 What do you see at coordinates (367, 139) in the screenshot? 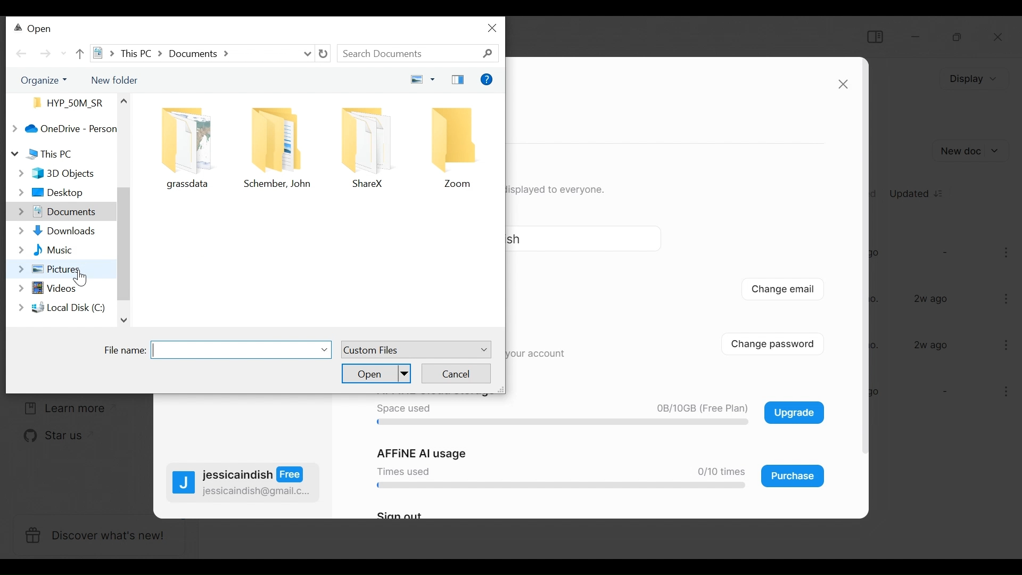
I see `icon` at bounding box center [367, 139].